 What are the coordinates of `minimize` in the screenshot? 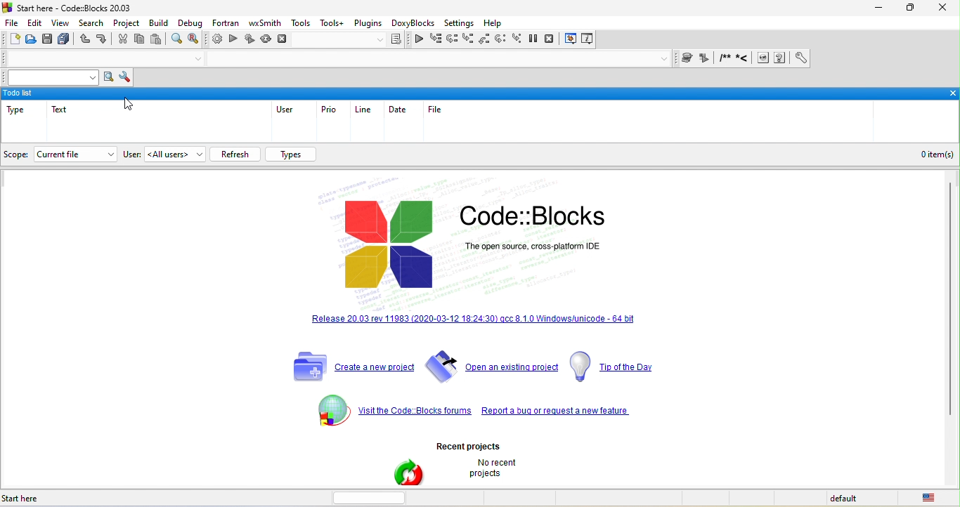 It's located at (883, 8).